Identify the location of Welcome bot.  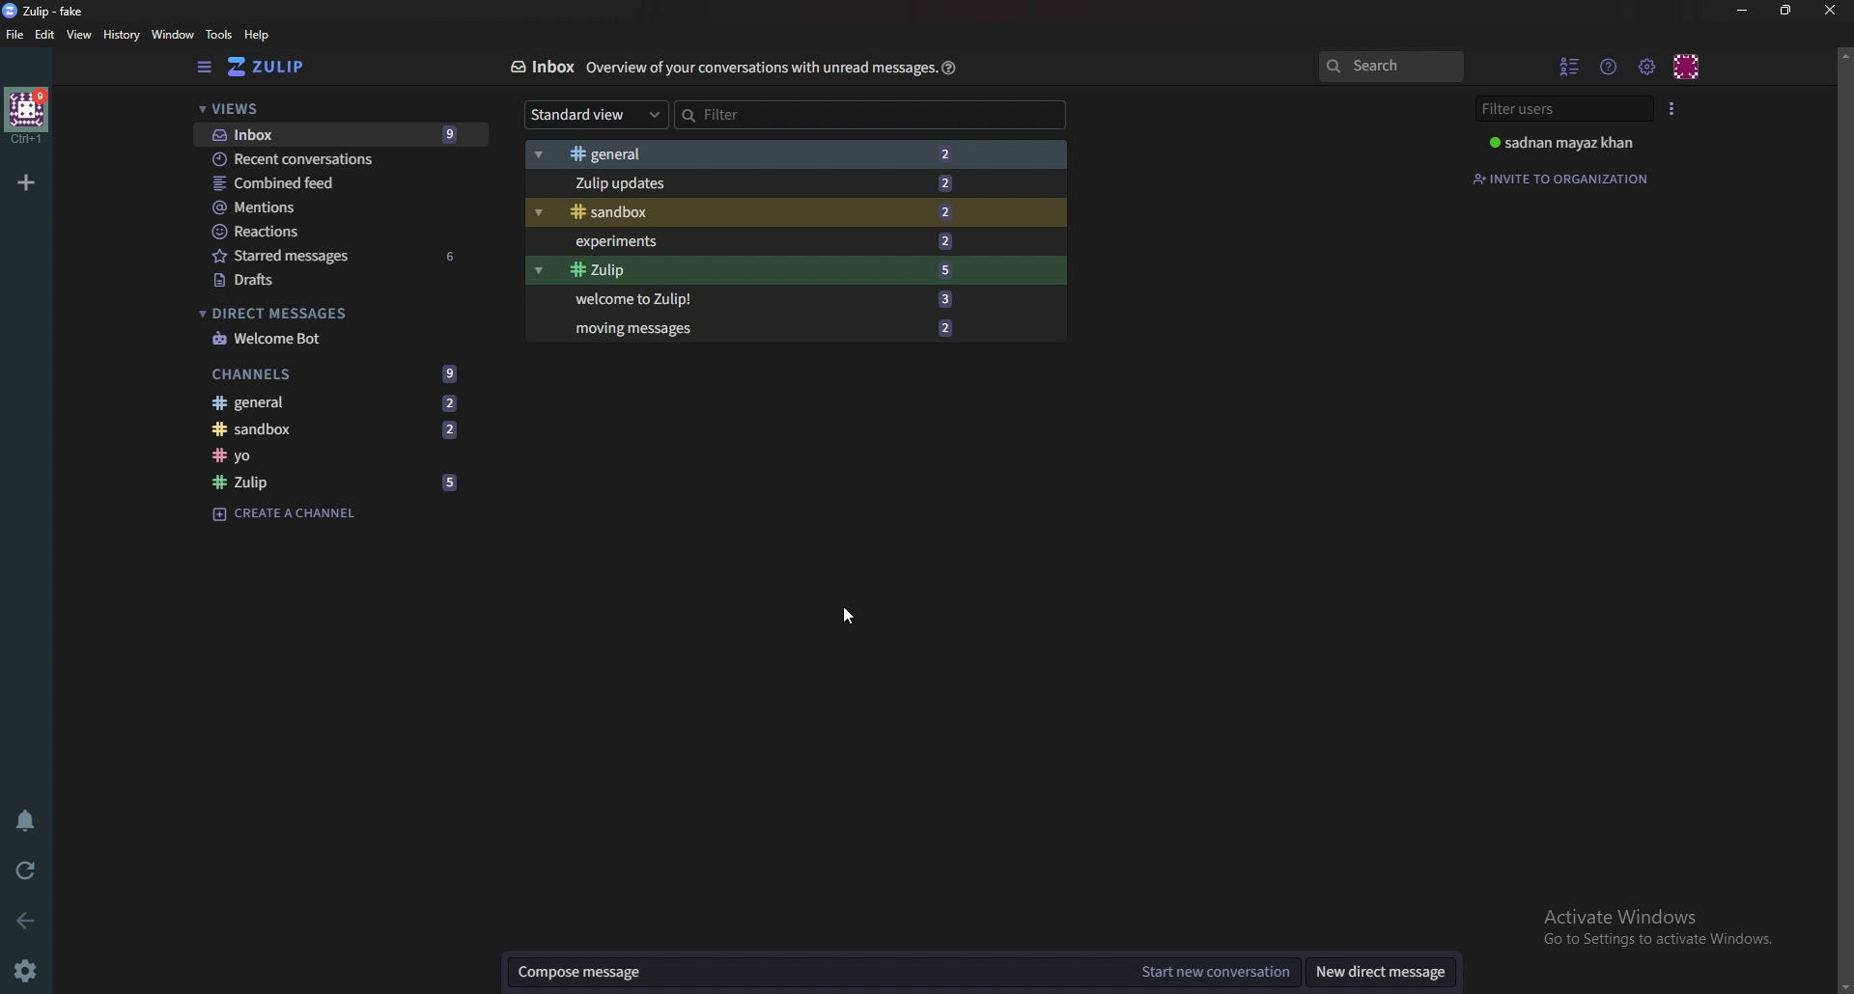
(310, 339).